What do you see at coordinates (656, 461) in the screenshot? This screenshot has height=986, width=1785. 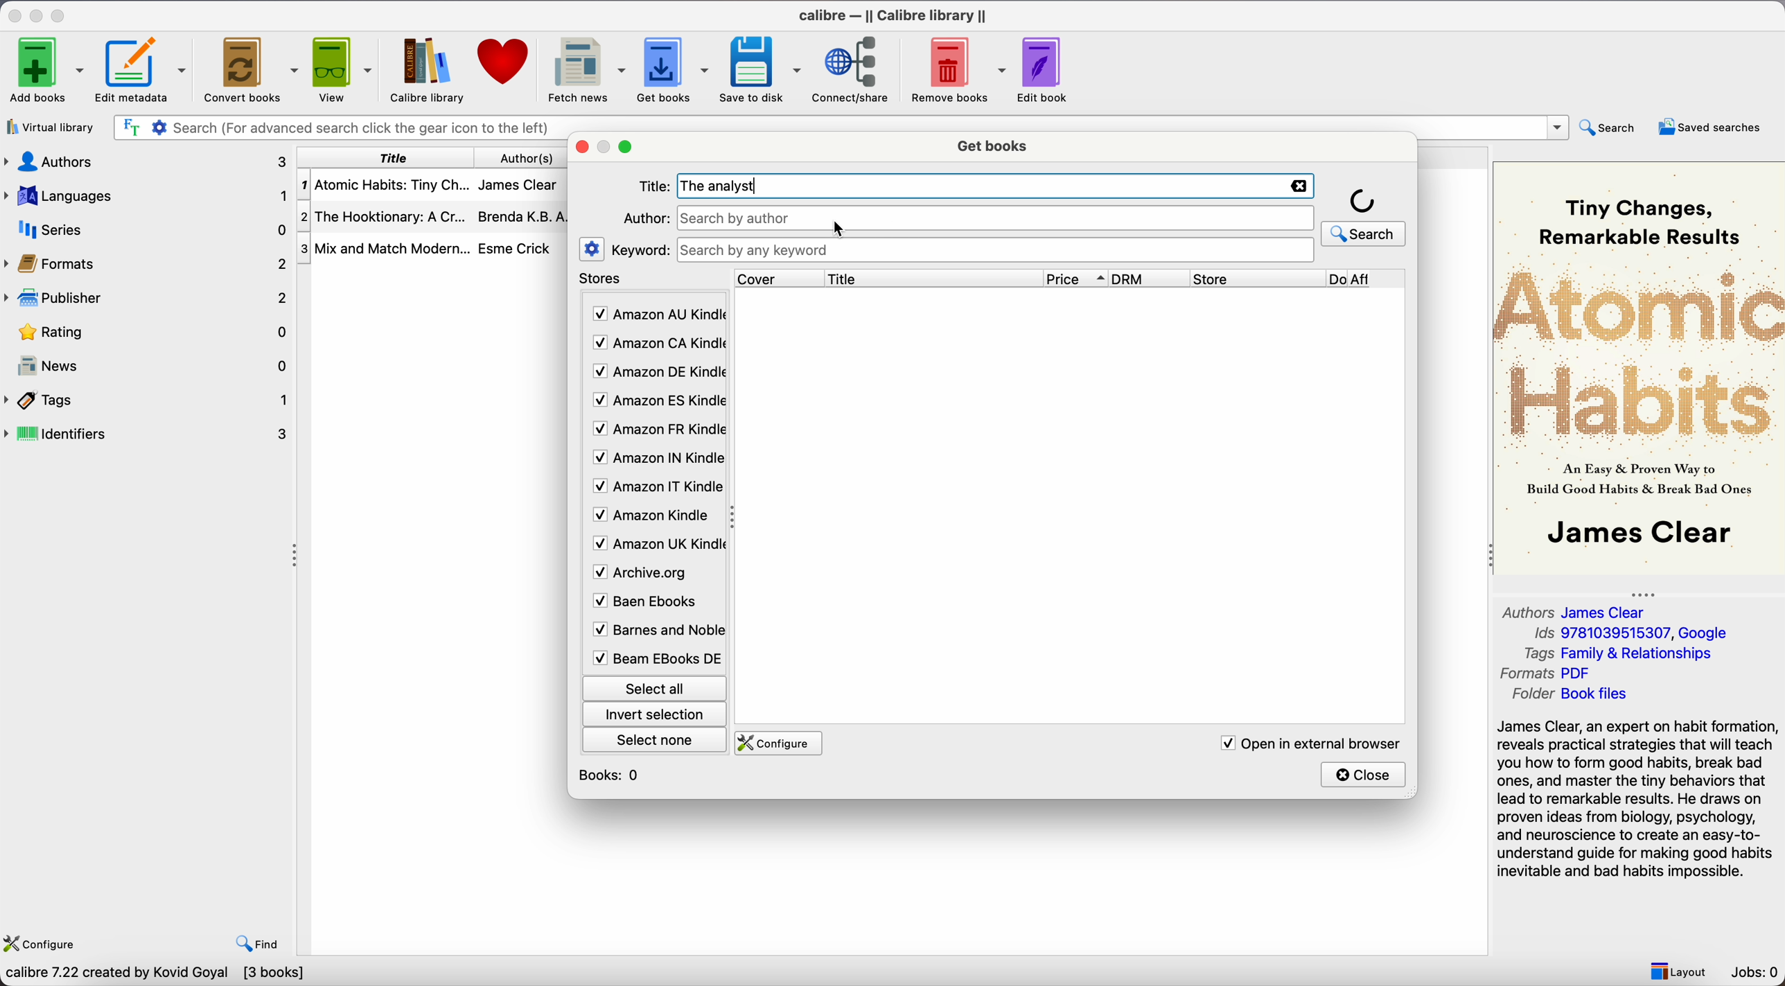 I see `Amazon IN Kindle` at bounding box center [656, 461].